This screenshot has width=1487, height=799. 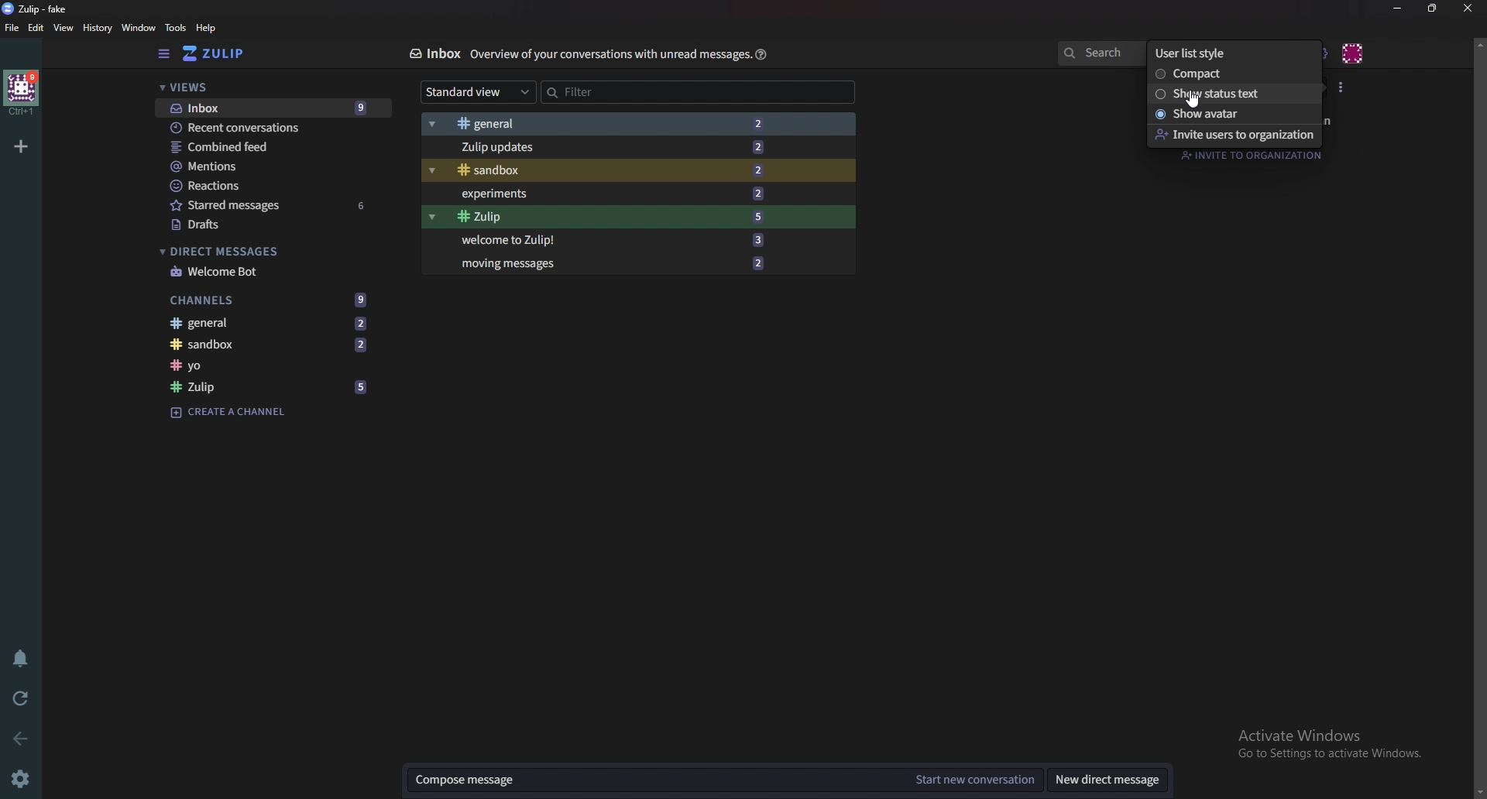 I want to click on channel, so click(x=272, y=366).